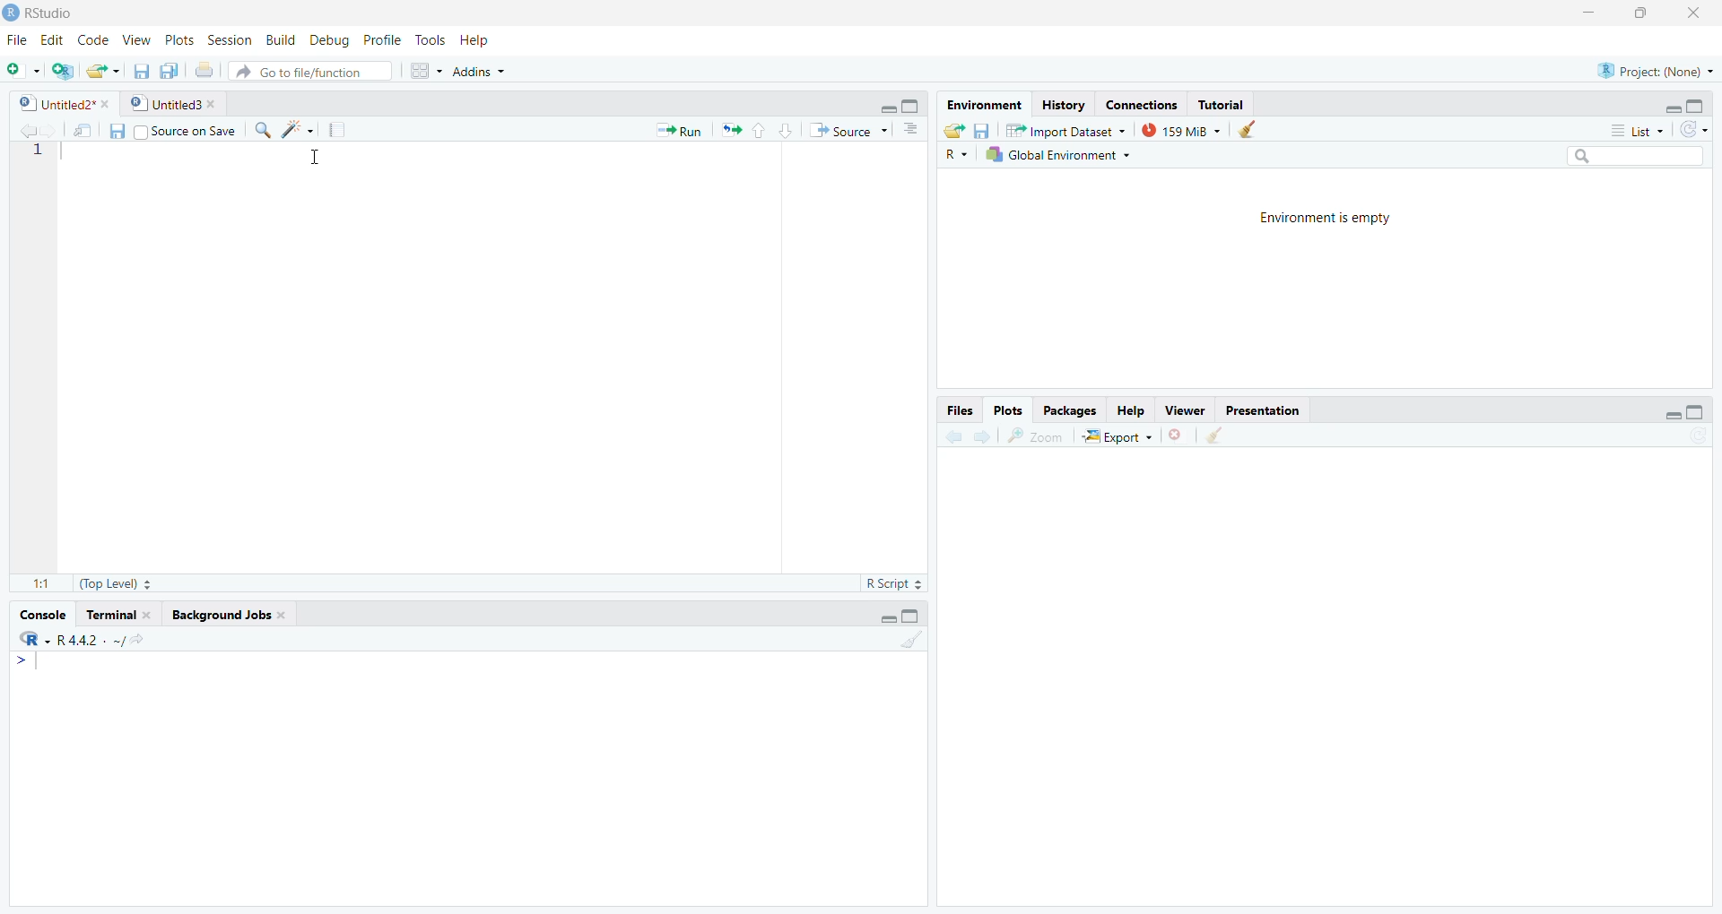  Describe the element at coordinates (786, 131) in the screenshot. I see `down` at that location.